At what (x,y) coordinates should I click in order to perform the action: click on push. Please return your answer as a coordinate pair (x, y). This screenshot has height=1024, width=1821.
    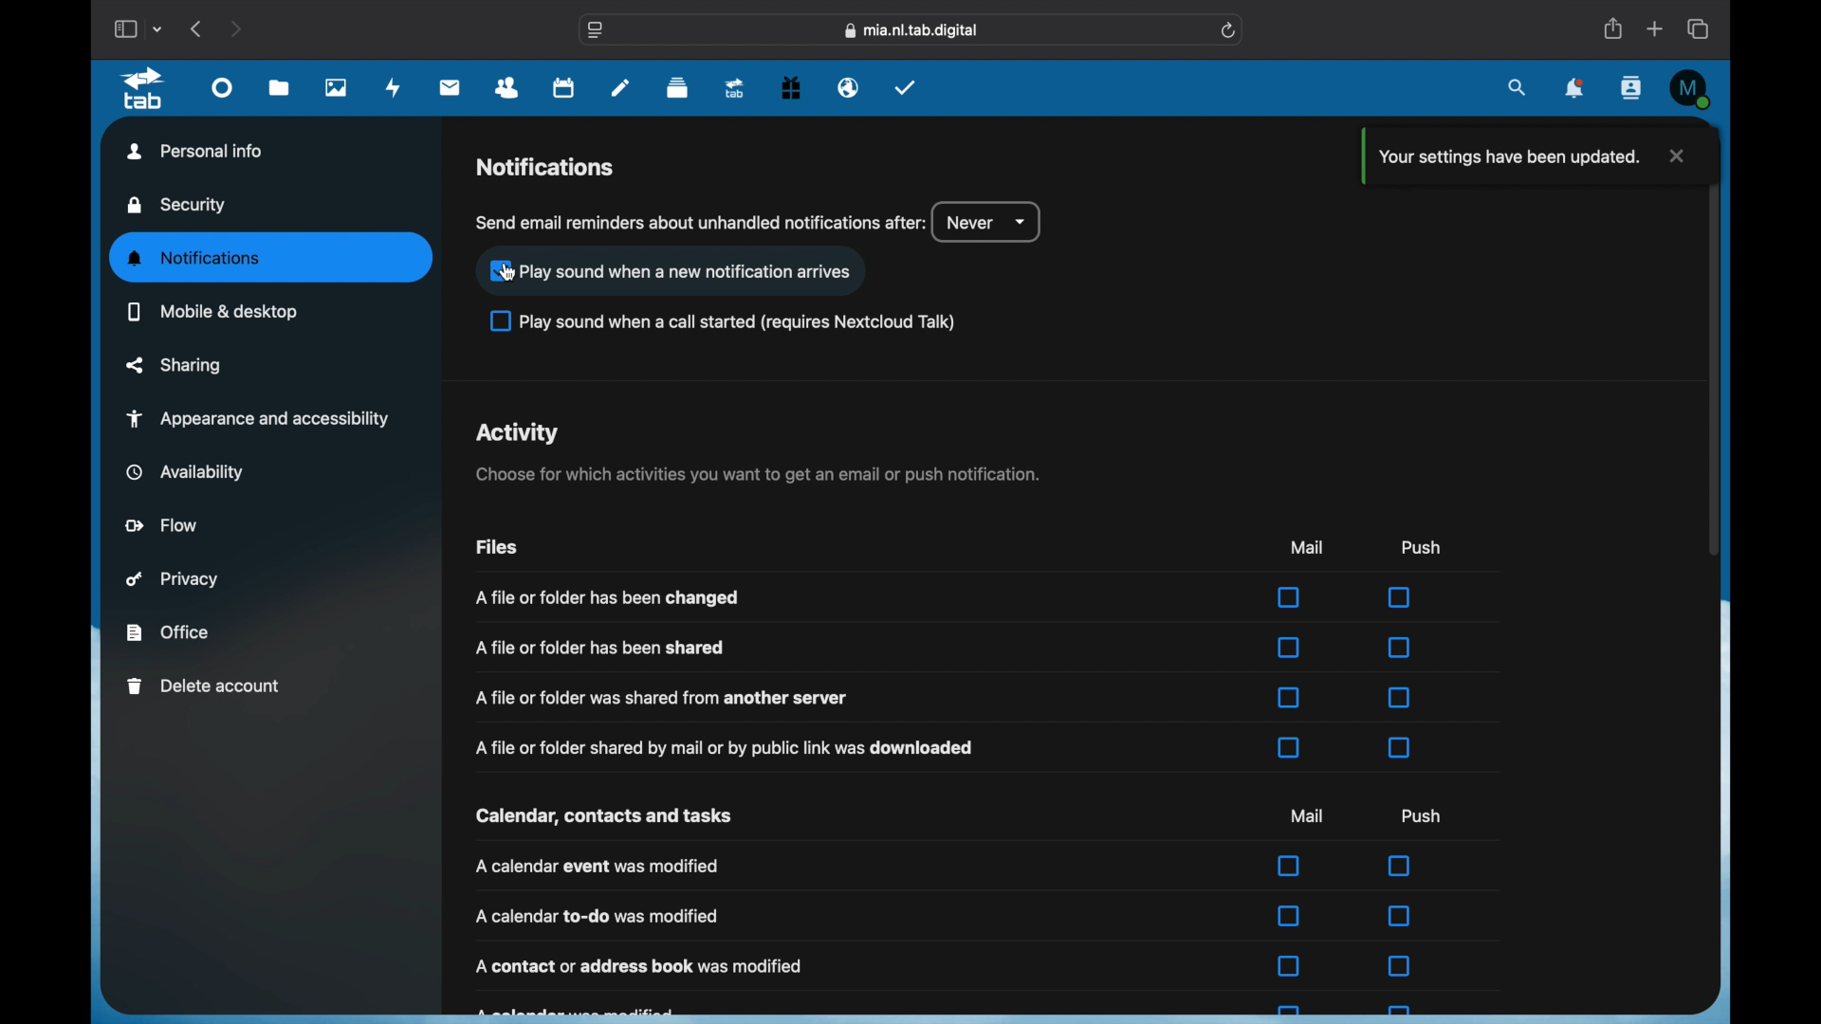
    Looking at the image, I should click on (1423, 815).